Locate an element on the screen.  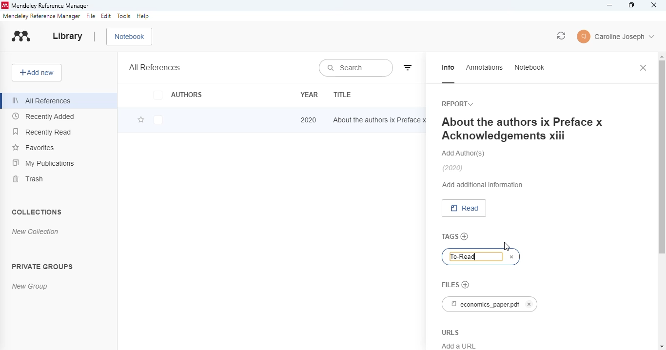
about the authors ix Preface x Acknowledgements xiii is located at coordinates (381, 119).